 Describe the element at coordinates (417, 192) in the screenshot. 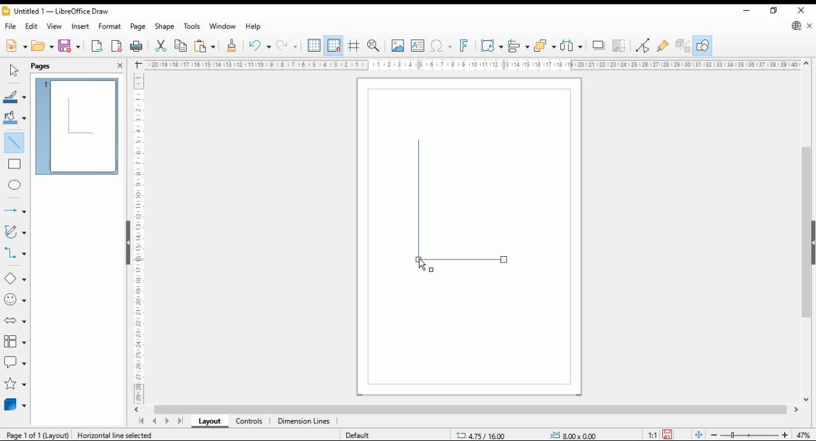

I see `new shape` at that location.